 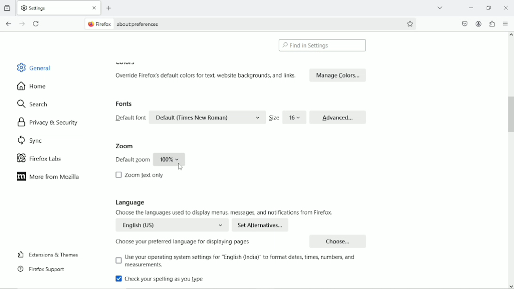 What do you see at coordinates (47, 122) in the screenshot?
I see `Privacy & Security` at bounding box center [47, 122].